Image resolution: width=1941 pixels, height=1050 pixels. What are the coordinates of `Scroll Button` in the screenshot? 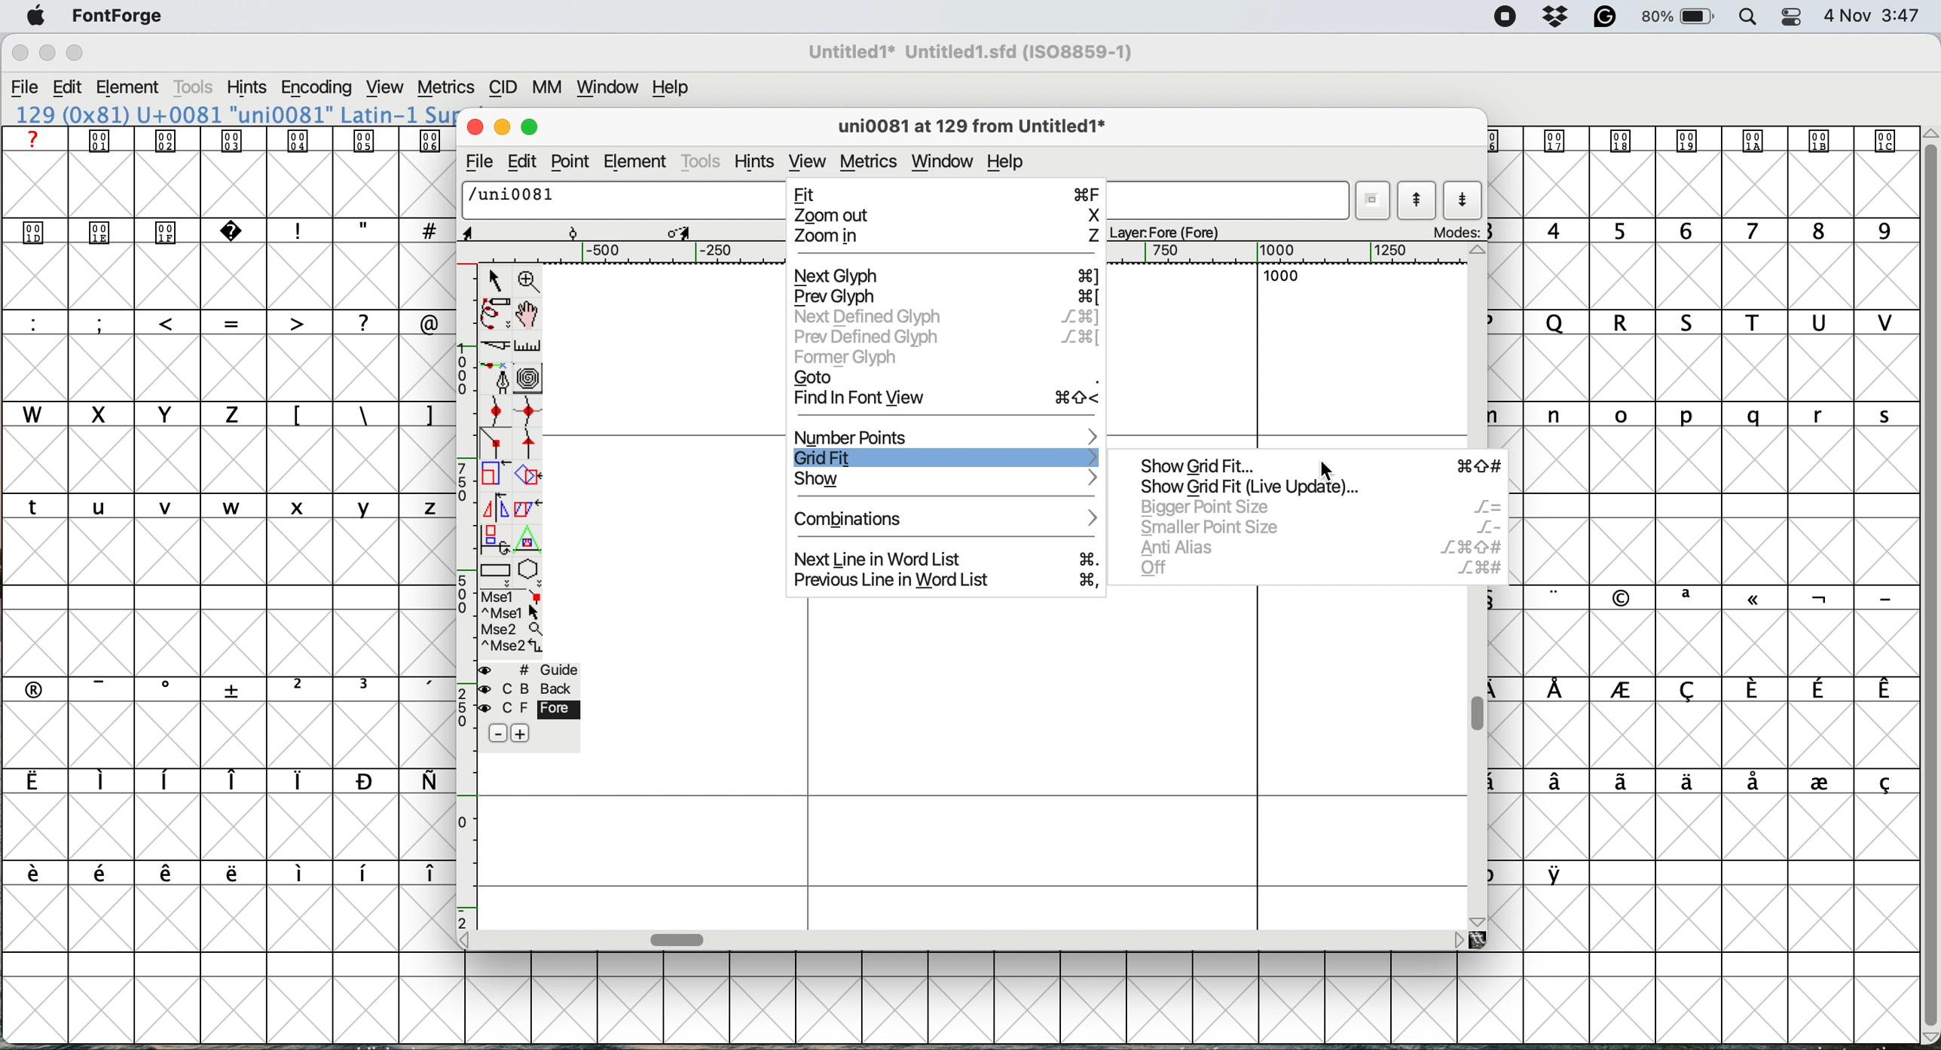 It's located at (1479, 921).